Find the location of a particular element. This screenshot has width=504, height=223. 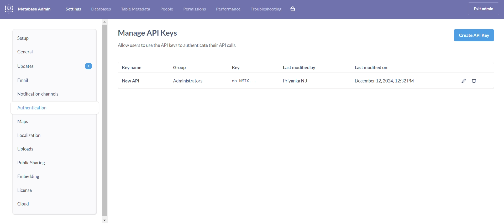

key name is located at coordinates (135, 76).